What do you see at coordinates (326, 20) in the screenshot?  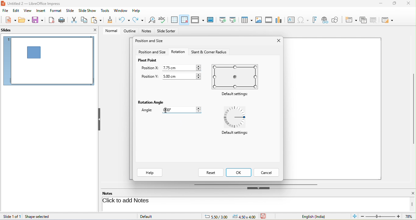 I see `hyperlink` at bounding box center [326, 20].